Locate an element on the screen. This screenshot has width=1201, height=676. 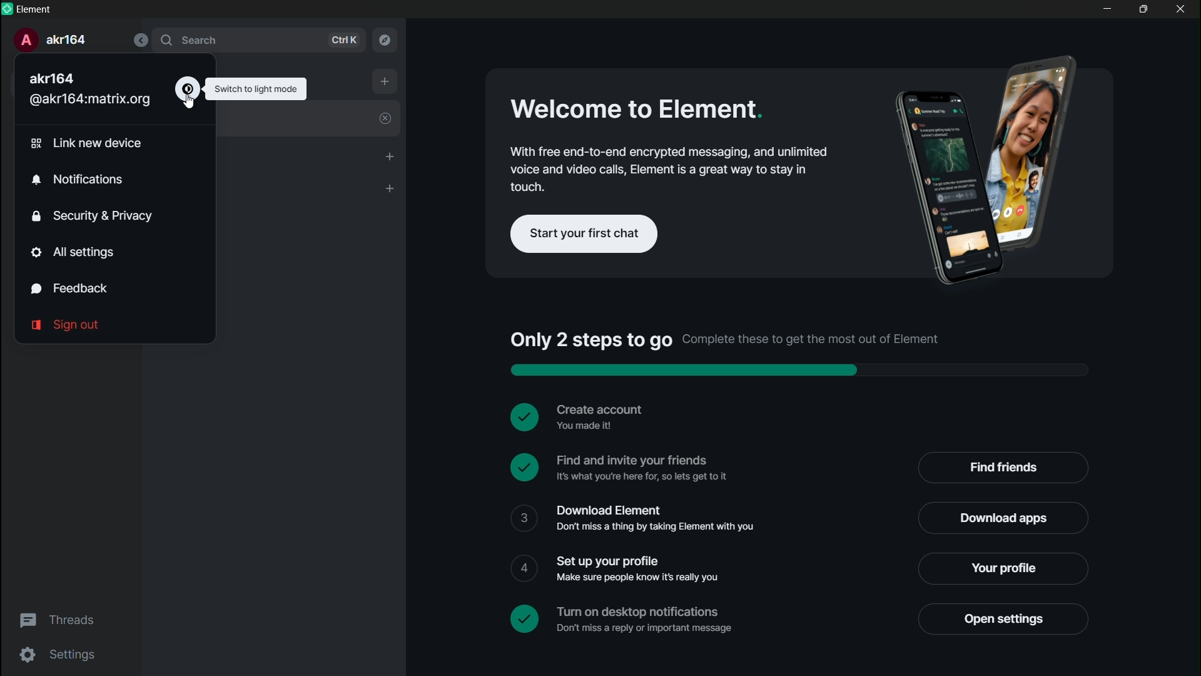
settings is located at coordinates (58, 656).